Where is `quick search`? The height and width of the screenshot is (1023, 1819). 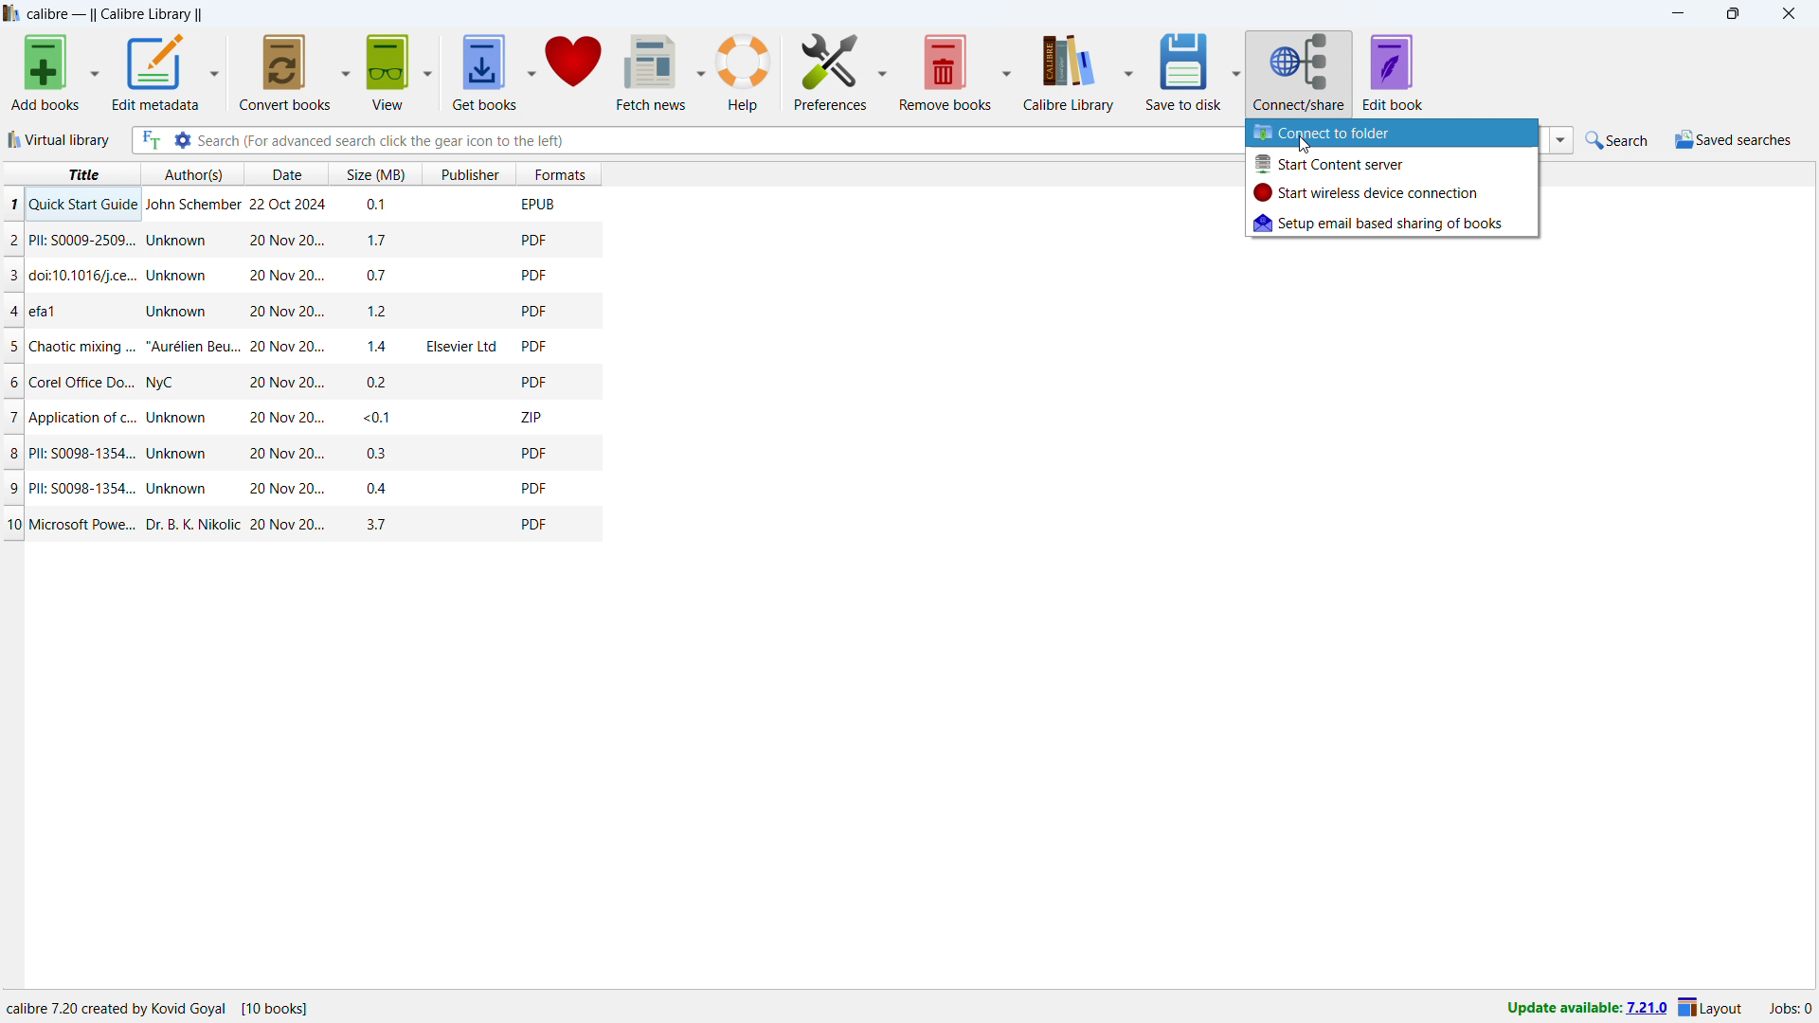
quick search is located at coordinates (1617, 140).